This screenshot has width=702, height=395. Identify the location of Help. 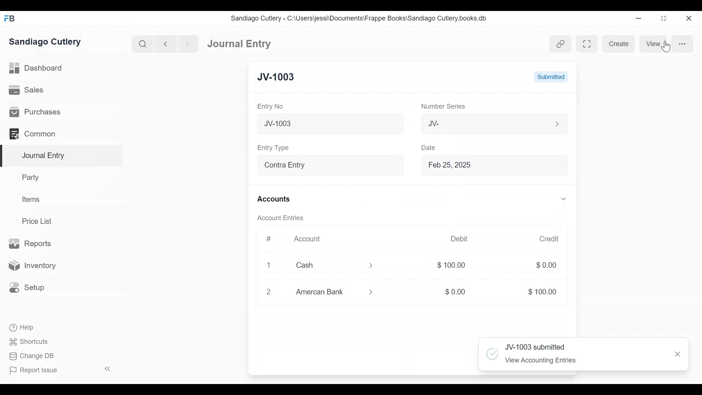
(20, 327).